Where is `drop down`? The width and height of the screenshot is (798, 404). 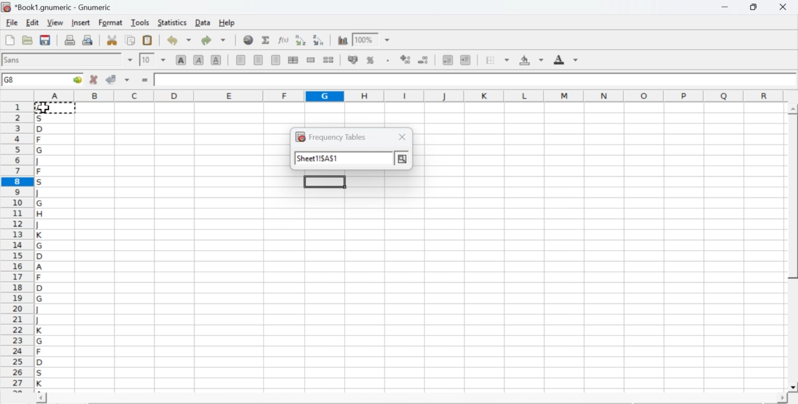
drop down is located at coordinates (163, 59).